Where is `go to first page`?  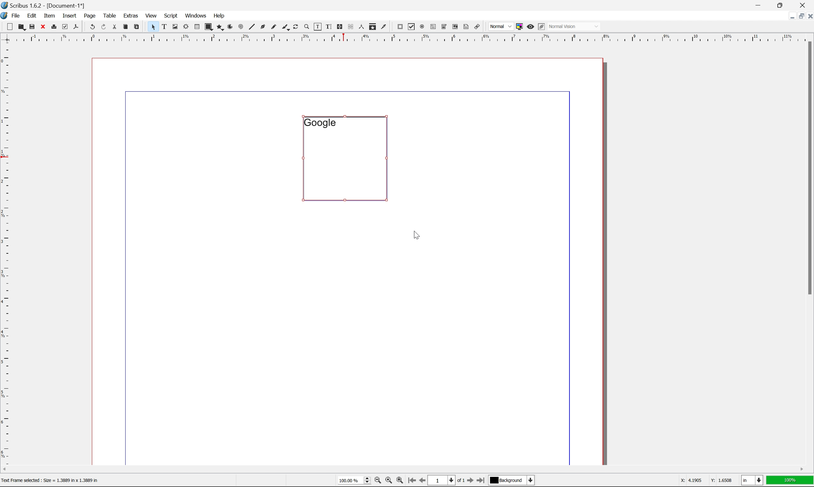
go to first page is located at coordinates (411, 480).